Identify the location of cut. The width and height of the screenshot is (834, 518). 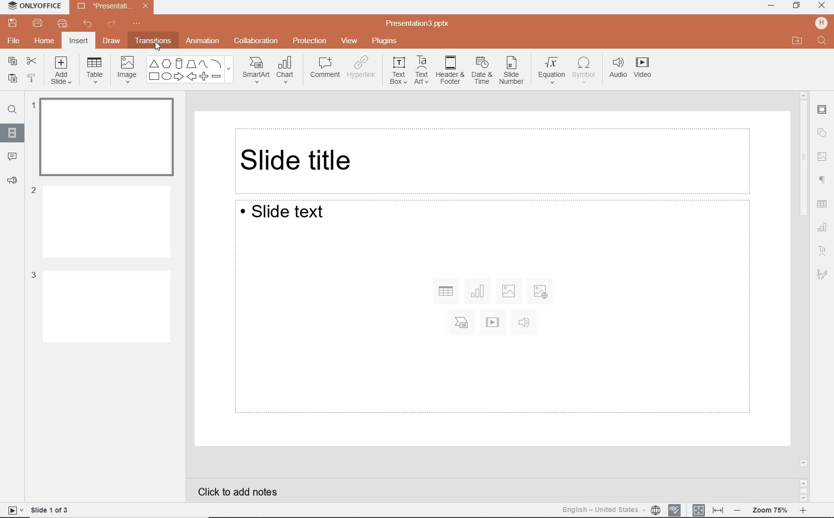
(31, 62).